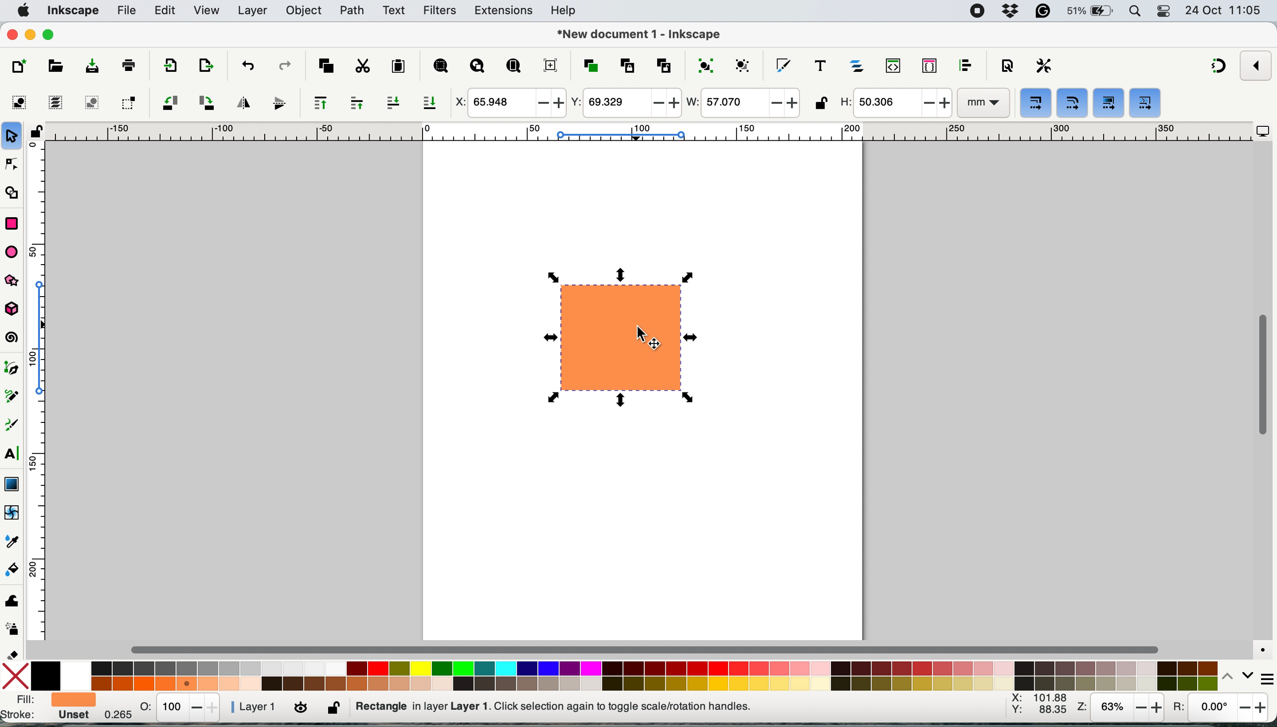 The height and width of the screenshot is (727, 1277). What do you see at coordinates (1218, 710) in the screenshot?
I see `rotation` at bounding box center [1218, 710].